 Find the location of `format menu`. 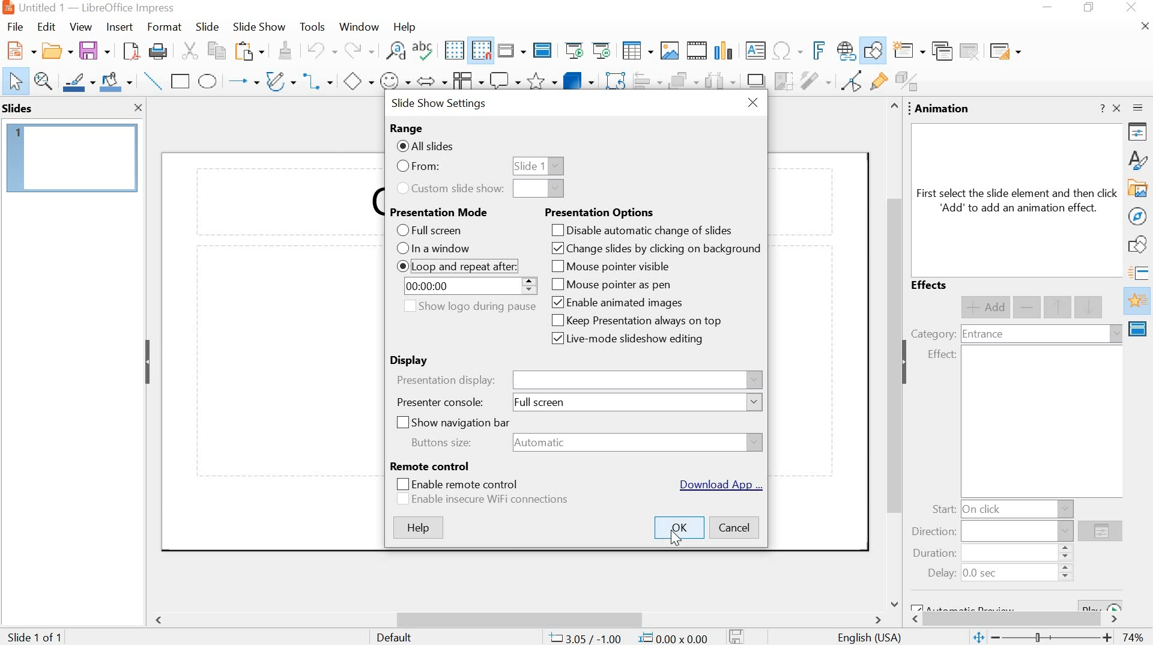

format menu is located at coordinates (163, 27).